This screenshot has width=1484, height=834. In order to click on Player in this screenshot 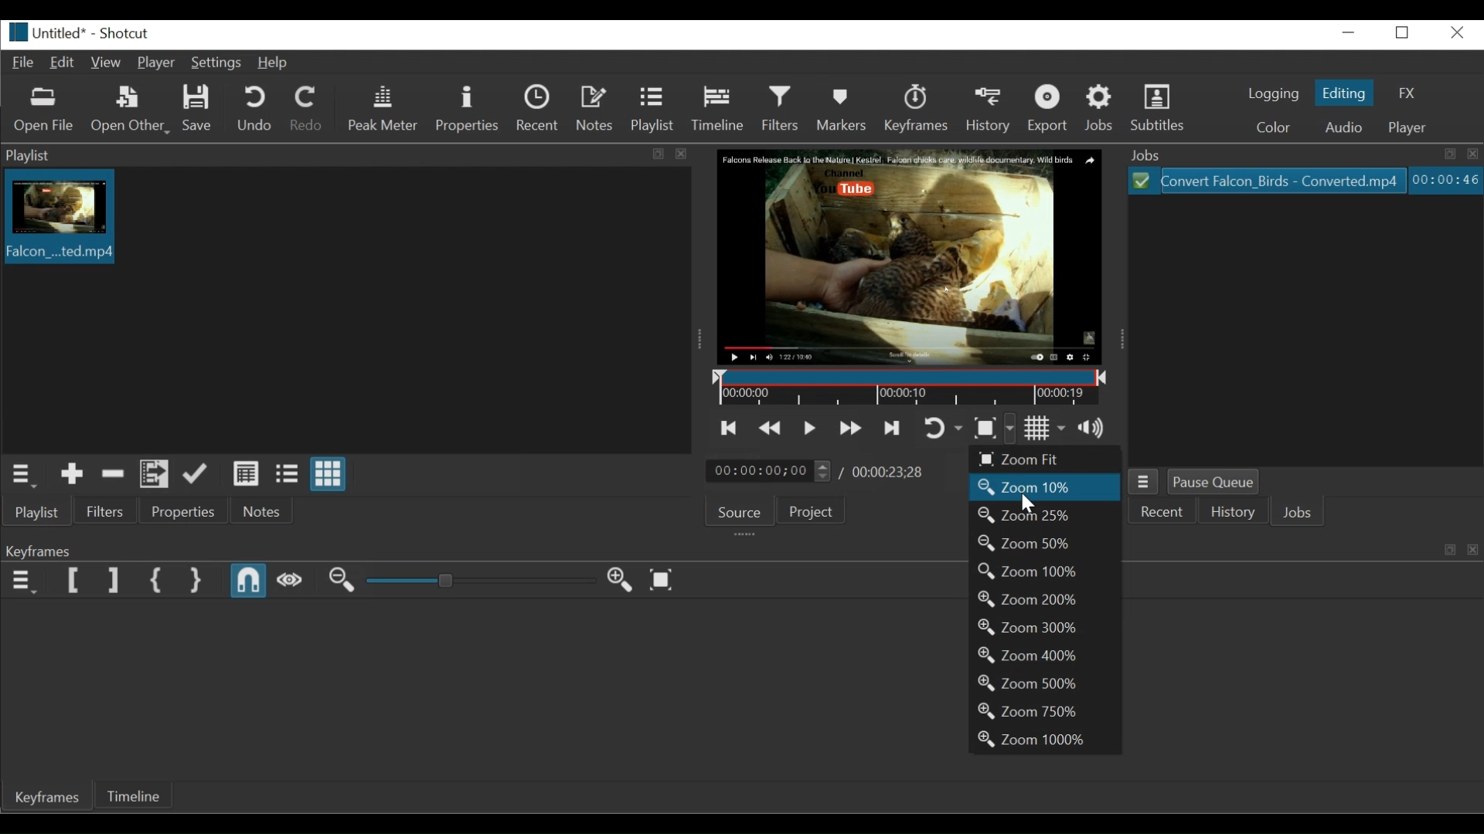, I will do `click(155, 63)`.